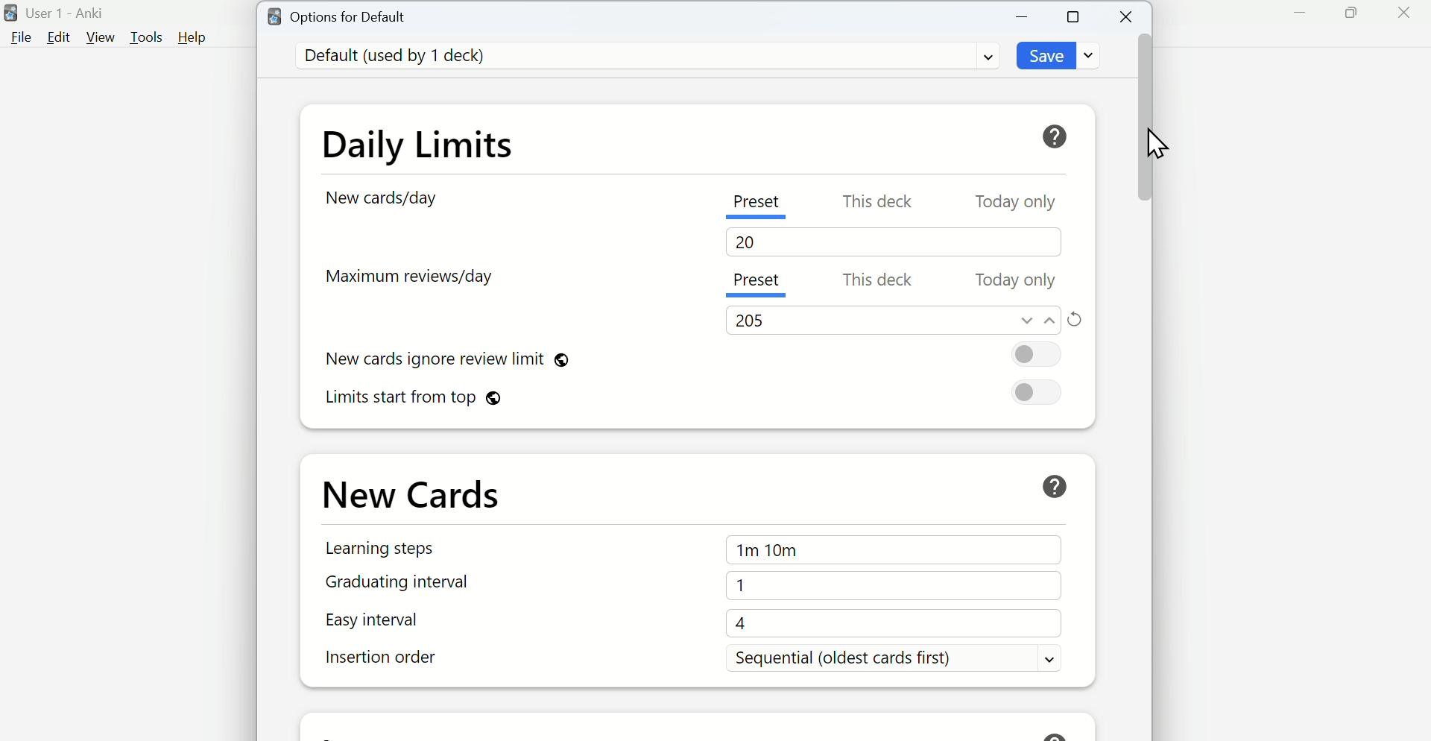  Describe the element at coordinates (1158, 143) in the screenshot. I see `cursor` at that location.